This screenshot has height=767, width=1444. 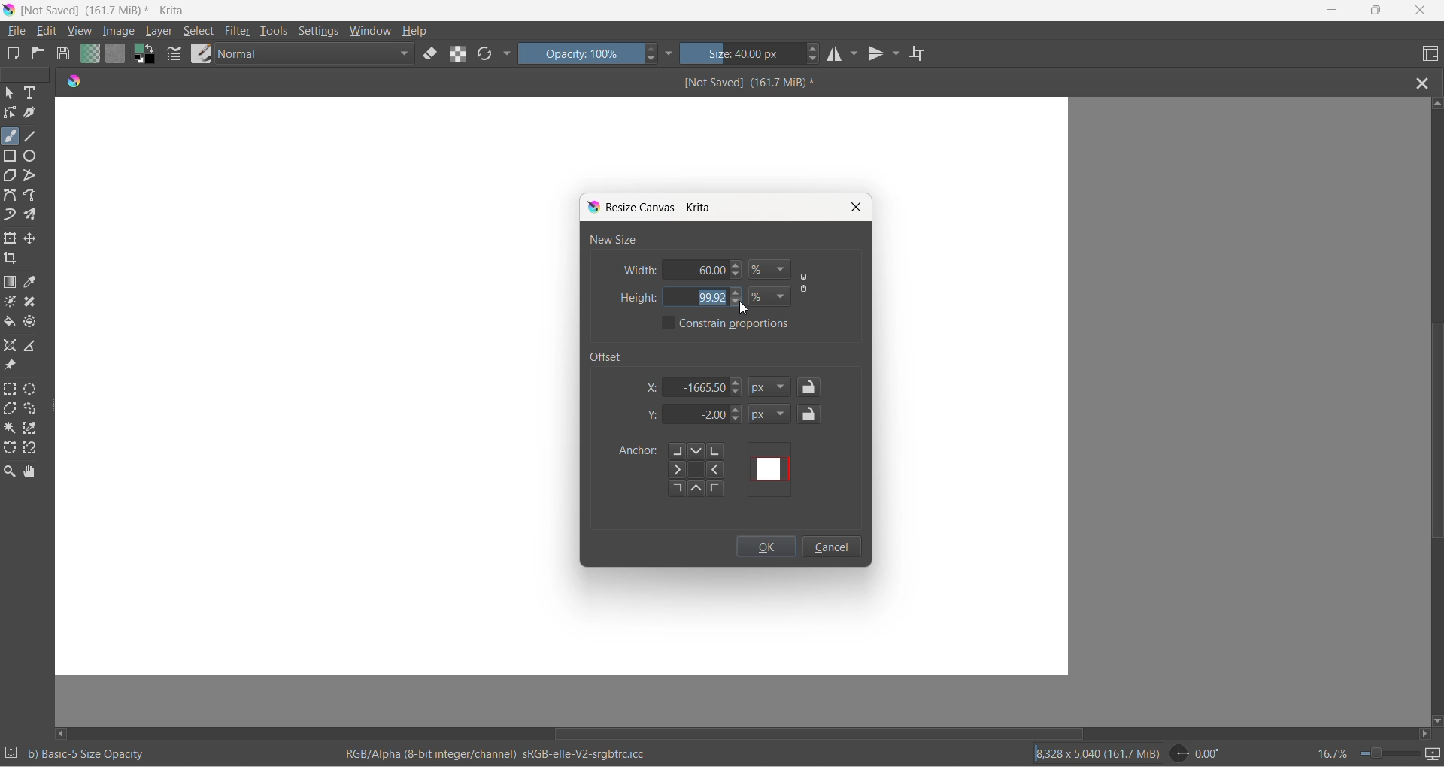 I want to click on rgb information, so click(x=503, y=754).